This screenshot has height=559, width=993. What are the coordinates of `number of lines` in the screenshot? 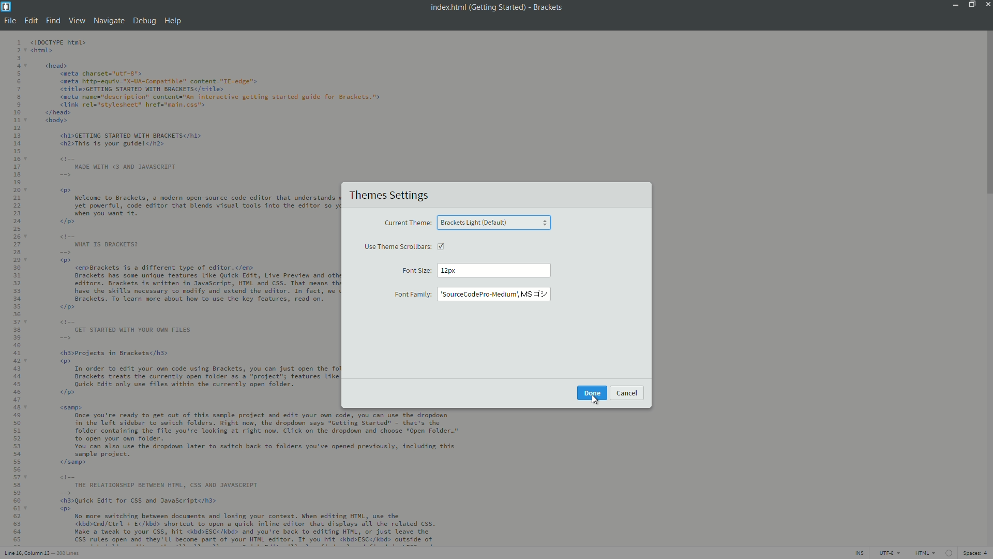 It's located at (69, 554).